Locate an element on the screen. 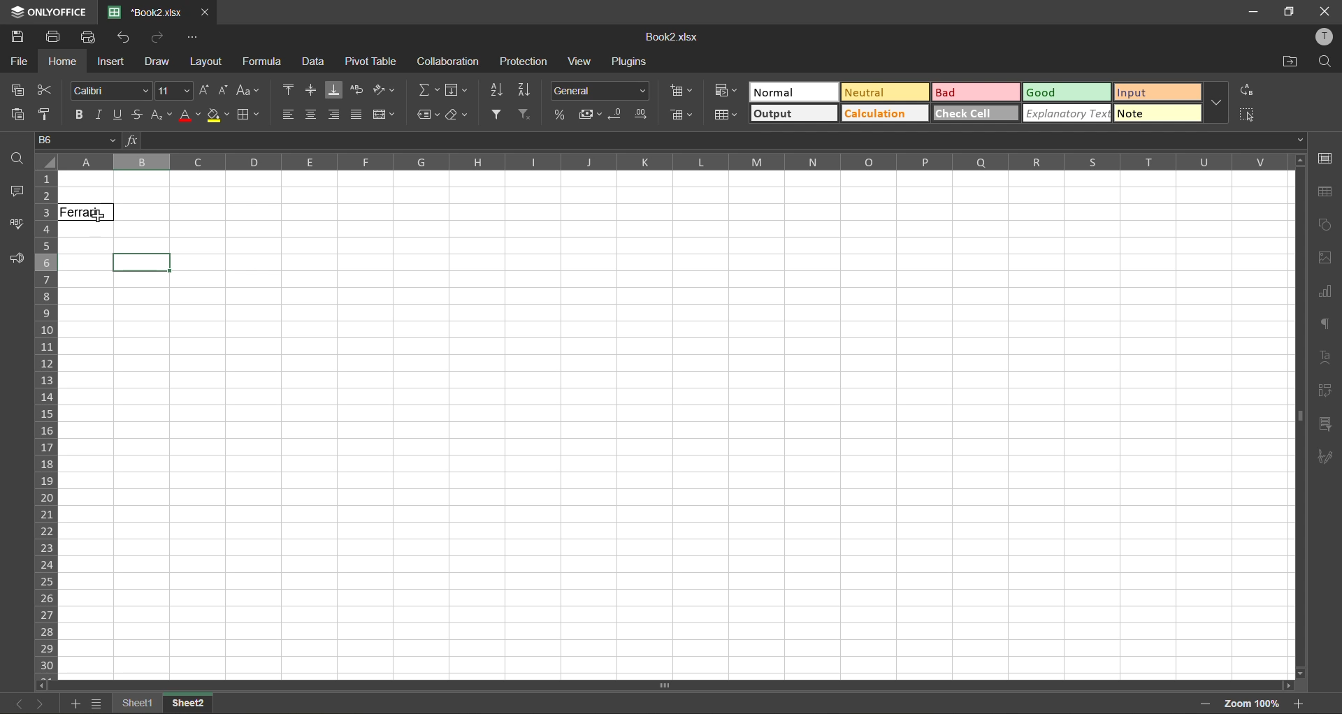  replace is located at coordinates (1246, 91).